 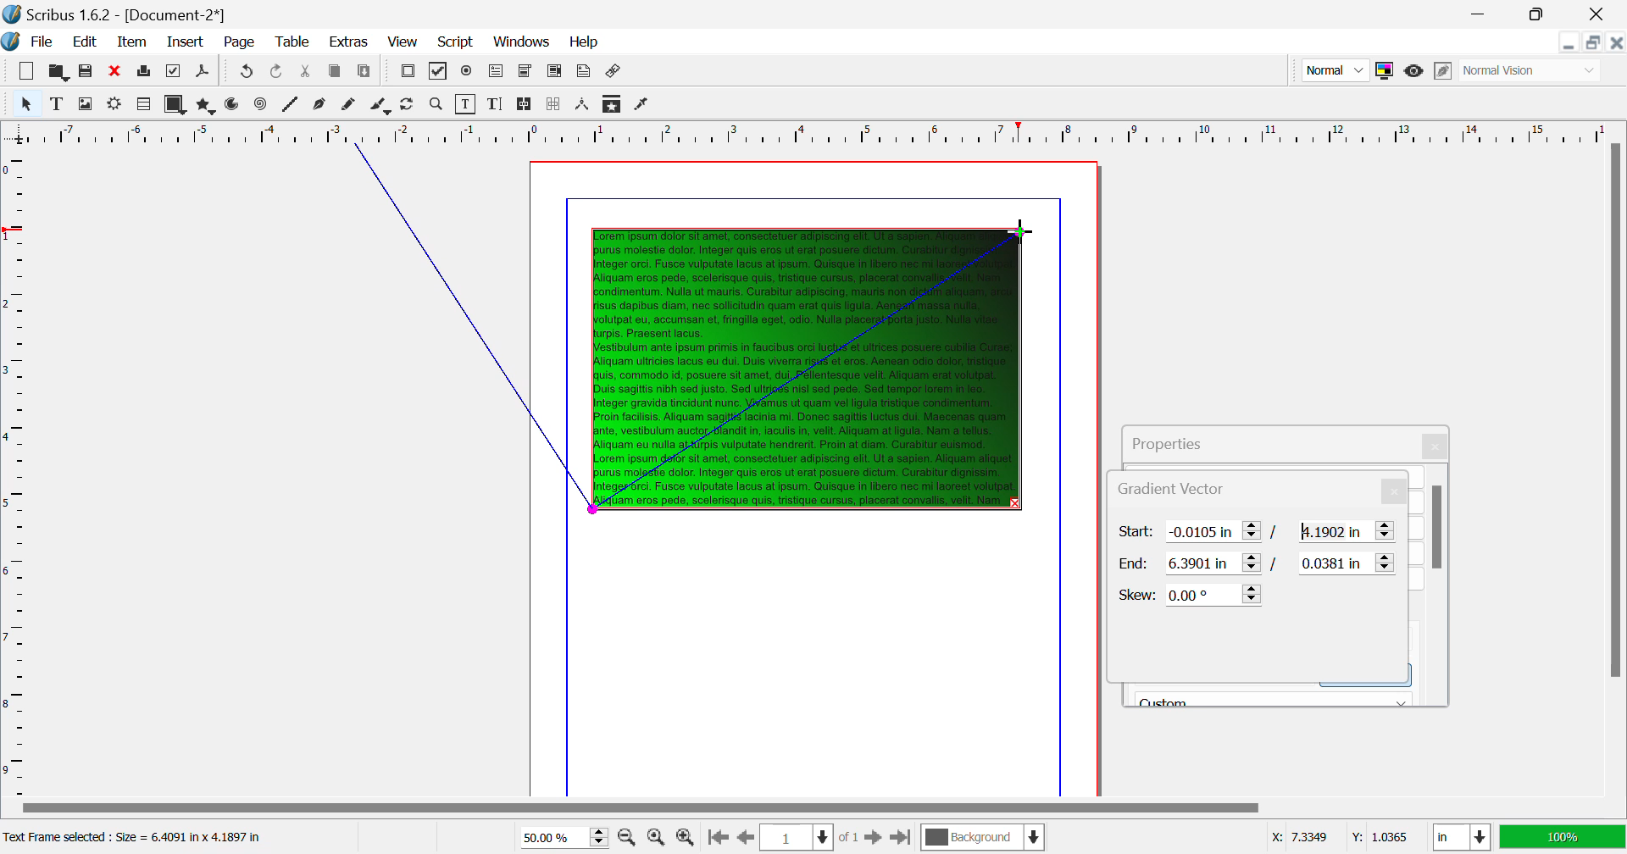 I want to click on Open, so click(x=58, y=70).